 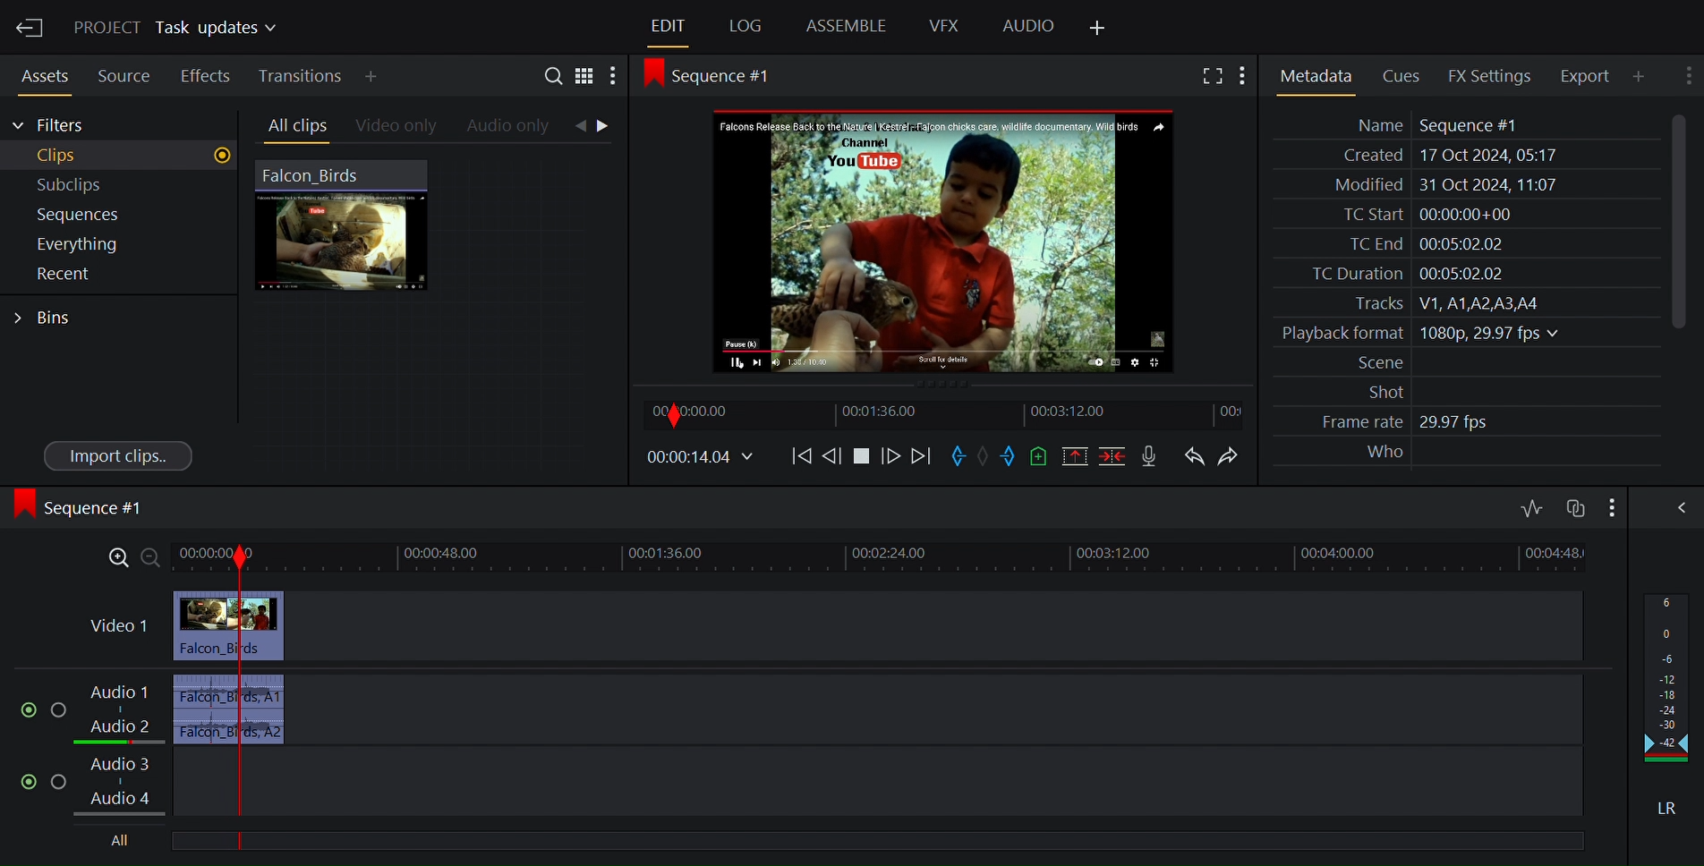 What do you see at coordinates (918, 456) in the screenshot?
I see `Move Forward` at bounding box center [918, 456].